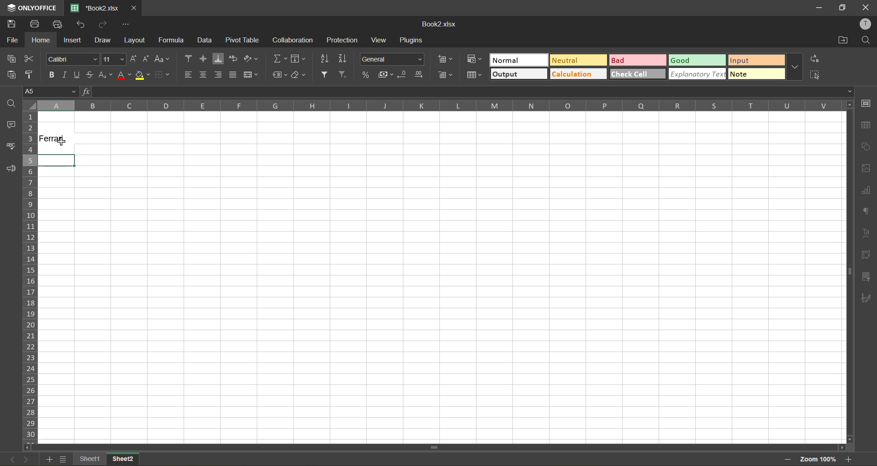 The image size is (877, 466). What do you see at coordinates (787, 459) in the screenshot?
I see `zoom out` at bounding box center [787, 459].